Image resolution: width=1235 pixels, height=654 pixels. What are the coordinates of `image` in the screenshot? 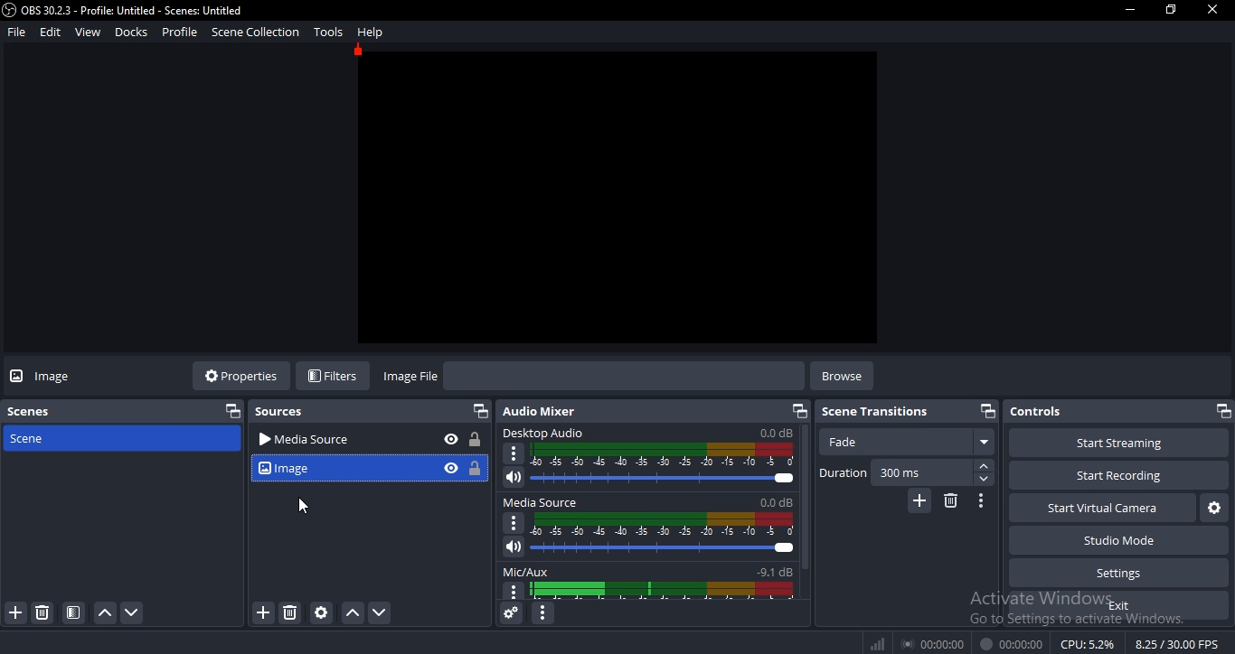 It's located at (61, 379).